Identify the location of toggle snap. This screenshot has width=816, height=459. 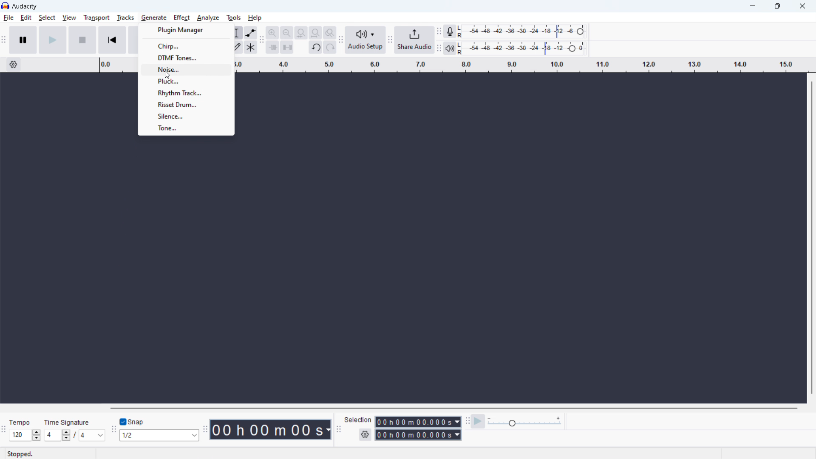
(133, 422).